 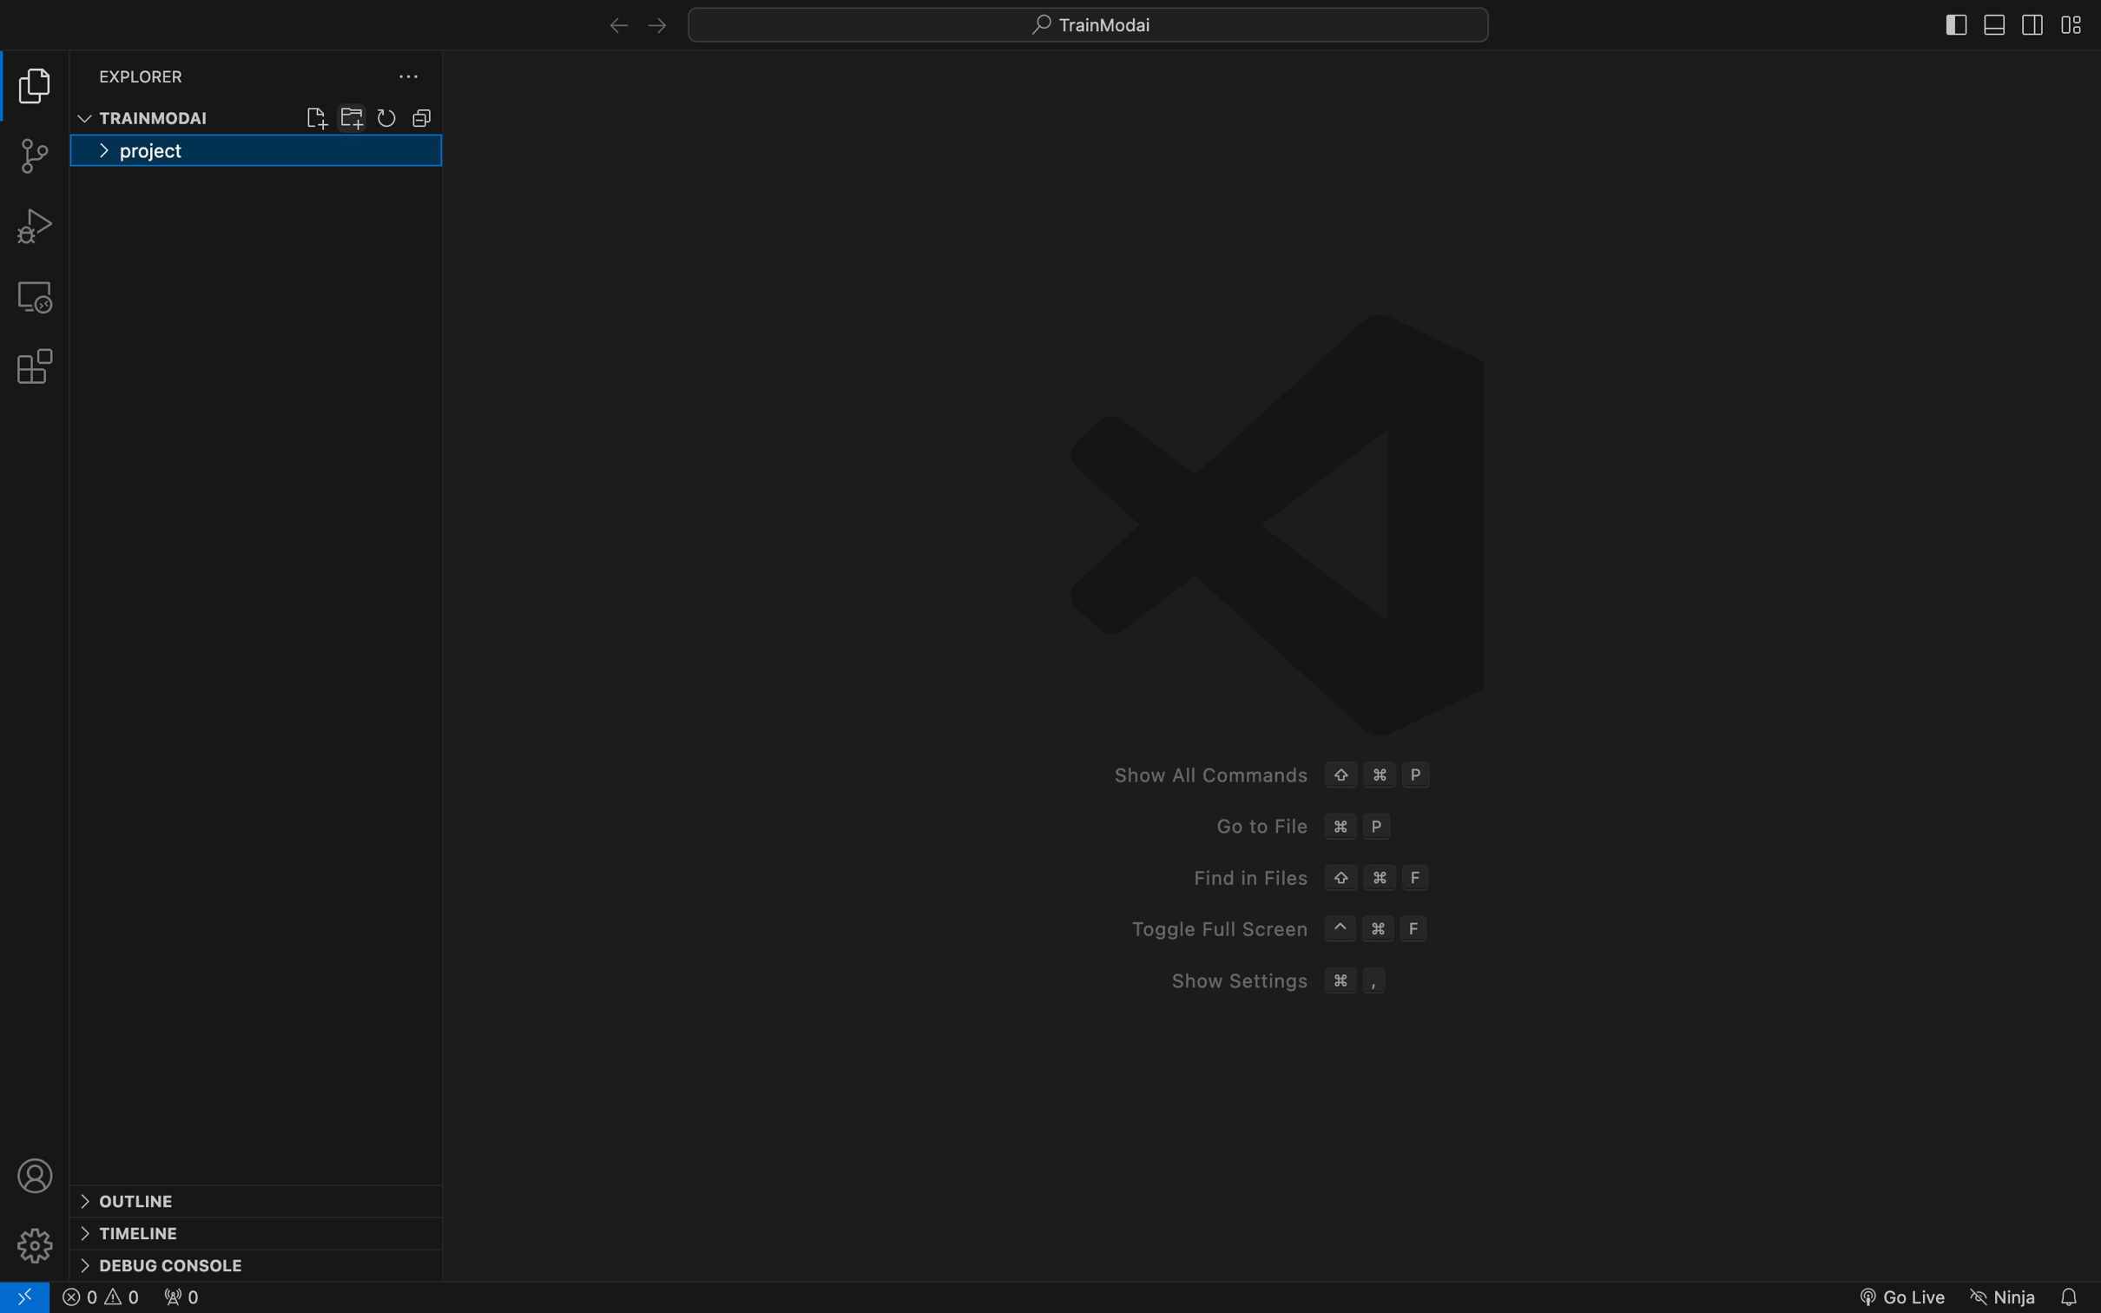 I want to click on toggle bar, so click(x=1956, y=24).